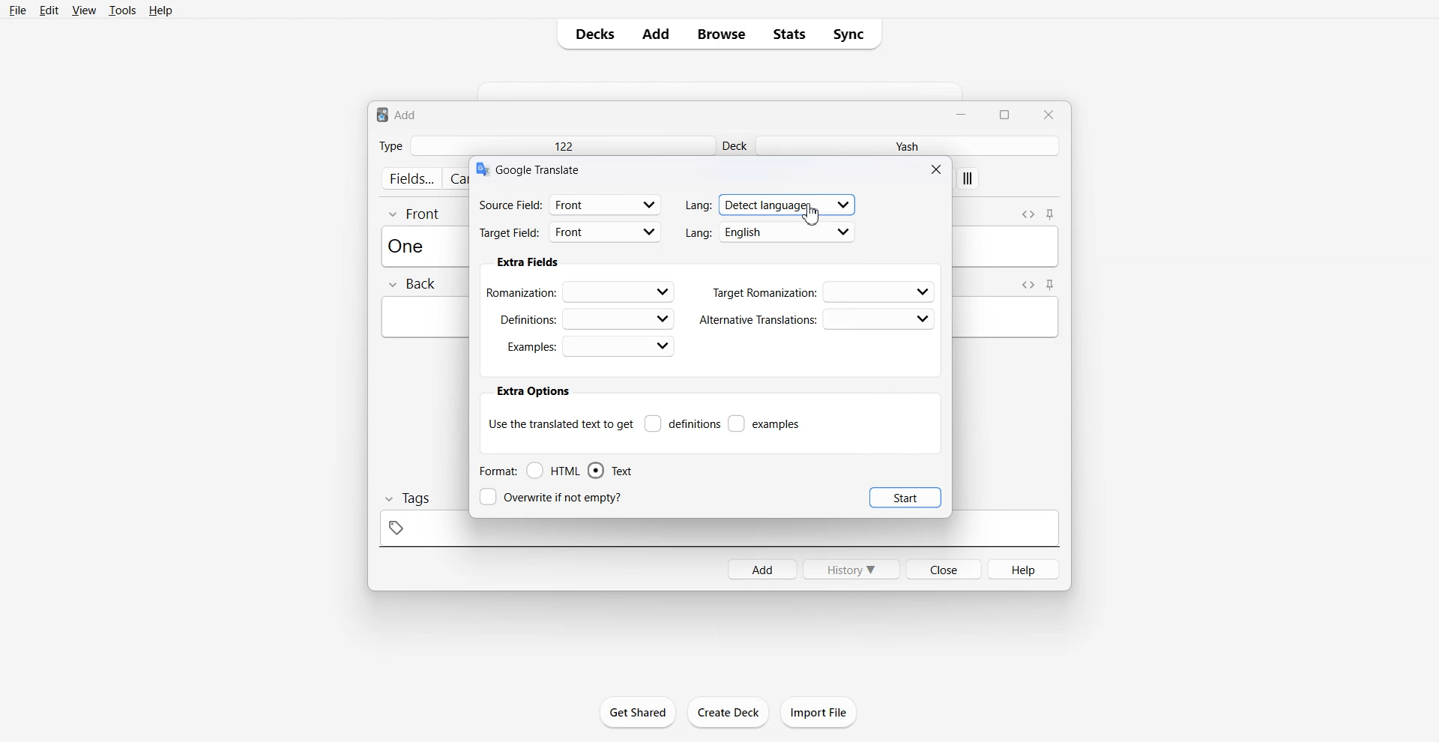 This screenshot has width=1439, height=742. What do you see at coordinates (968, 180) in the screenshot?
I see `apply custom style` at bounding box center [968, 180].